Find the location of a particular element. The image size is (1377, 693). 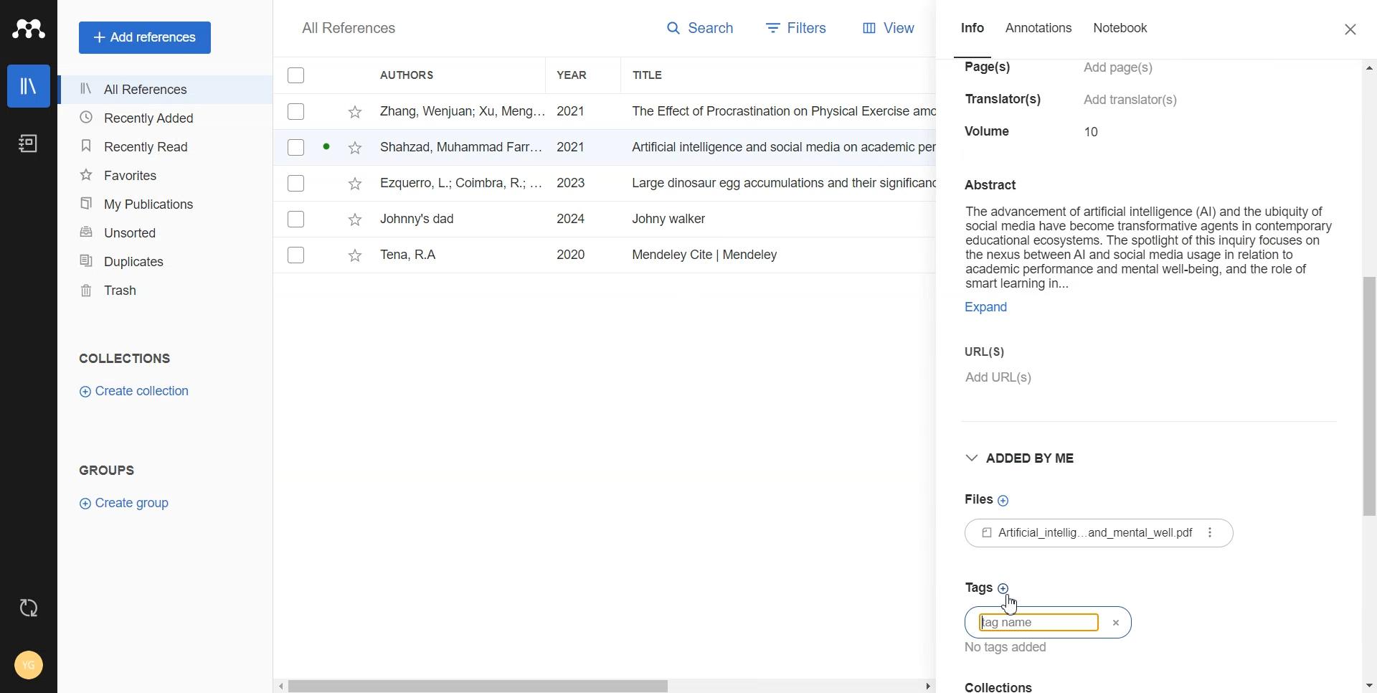

Cursor is located at coordinates (1012, 606).